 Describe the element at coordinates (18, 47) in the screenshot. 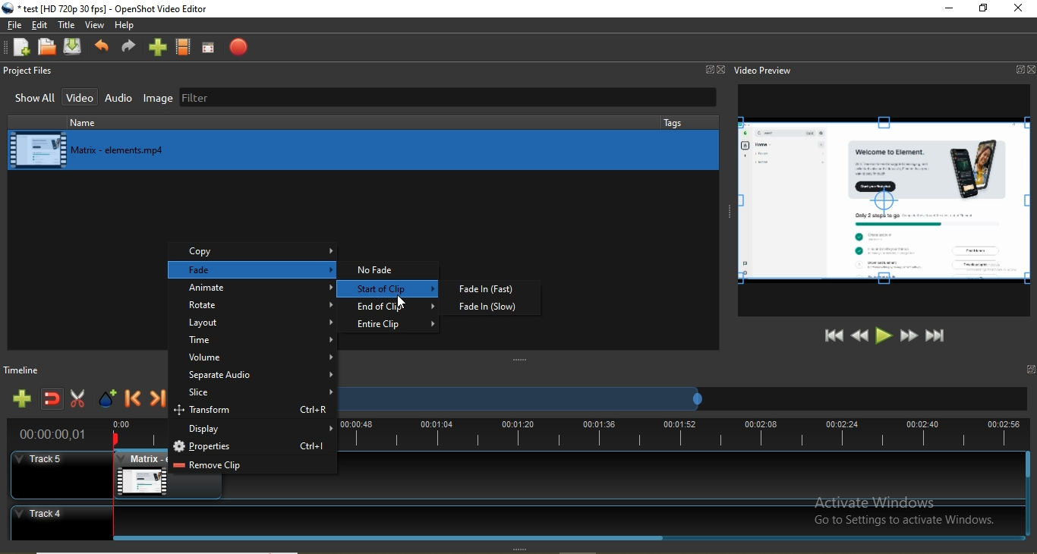

I see `New project` at that location.